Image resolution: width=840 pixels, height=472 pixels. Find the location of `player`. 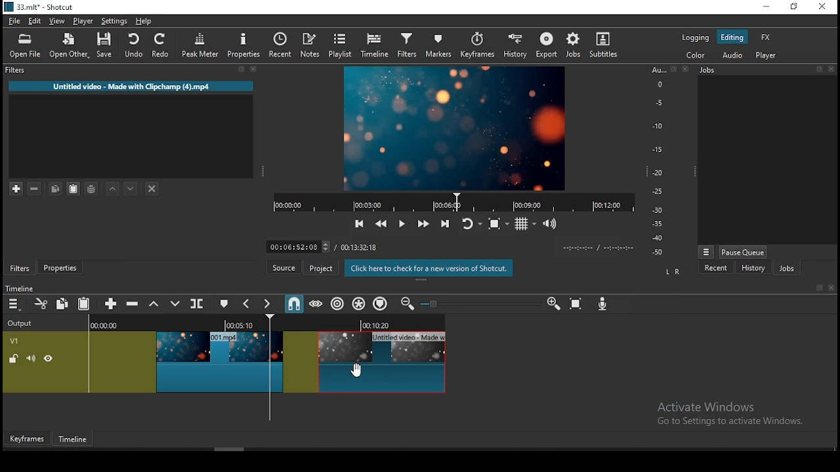

player is located at coordinates (83, 20).